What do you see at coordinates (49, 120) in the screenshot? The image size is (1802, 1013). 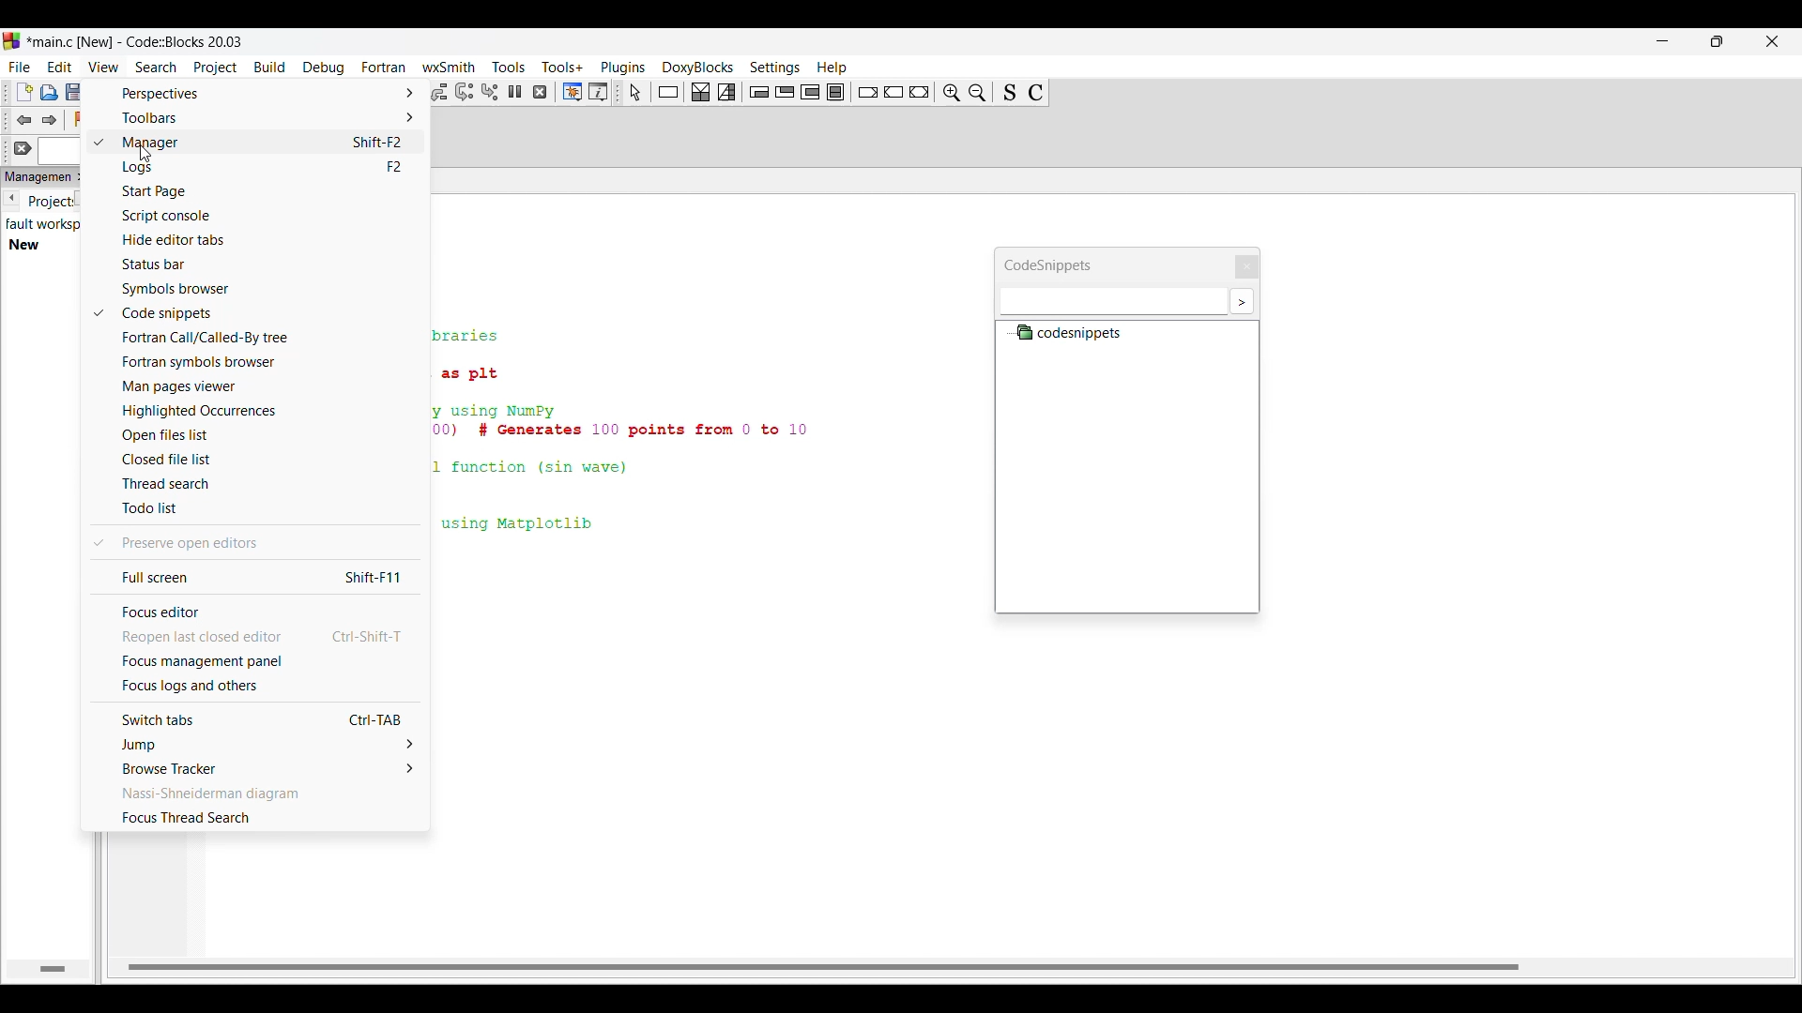 I see `Toggle forward` at bounding box center [49, 120].